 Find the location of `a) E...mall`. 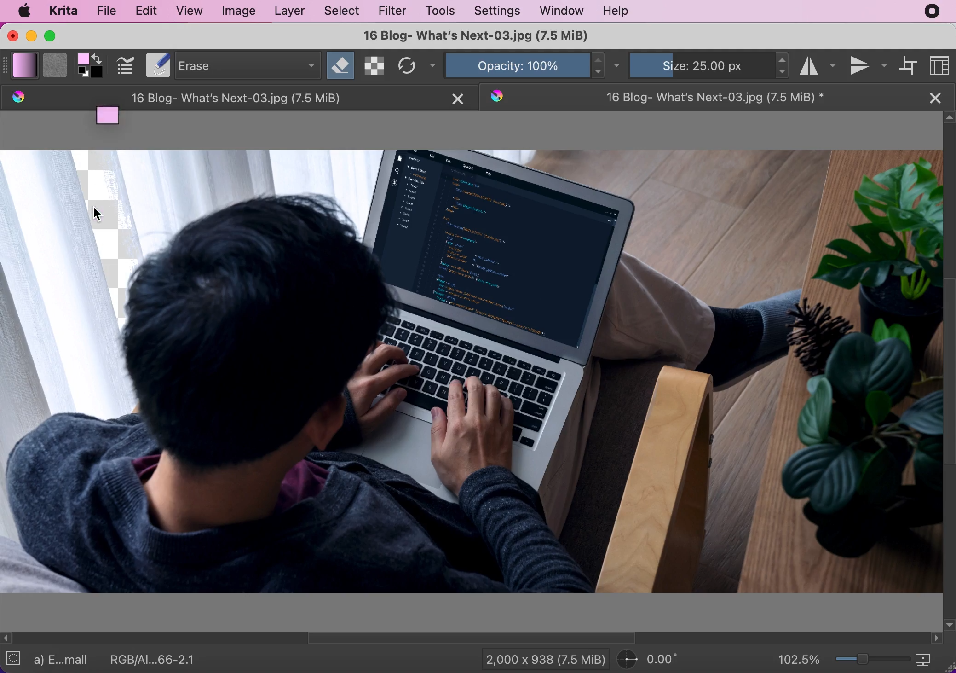

a) E...mall is located at coordinates (64, 660).